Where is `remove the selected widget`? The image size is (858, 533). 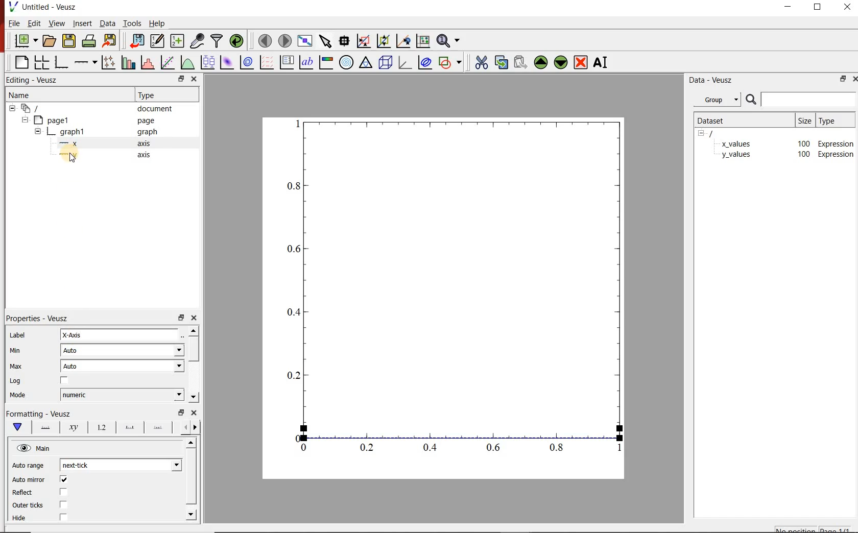
remove the selected widget is located at coordinates (581, 64).